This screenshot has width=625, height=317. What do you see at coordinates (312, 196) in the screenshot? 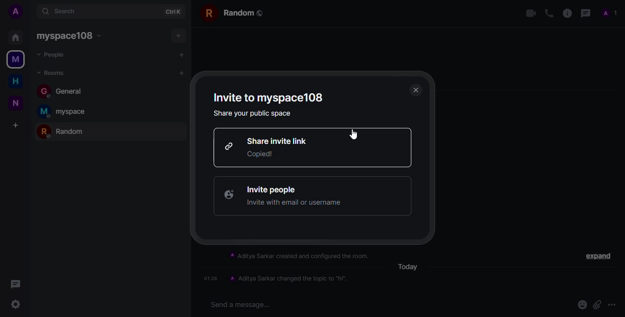
I see `invite people` at bounding box center [312, 196].